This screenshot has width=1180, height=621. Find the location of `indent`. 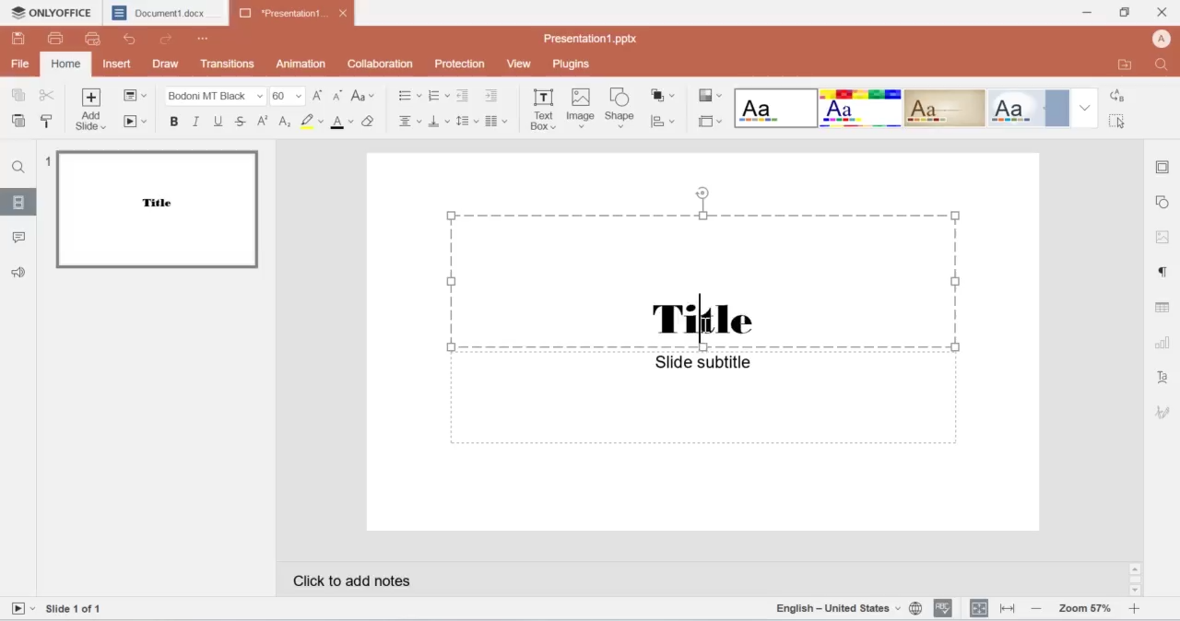

indent is located at coordinates (495, 97).